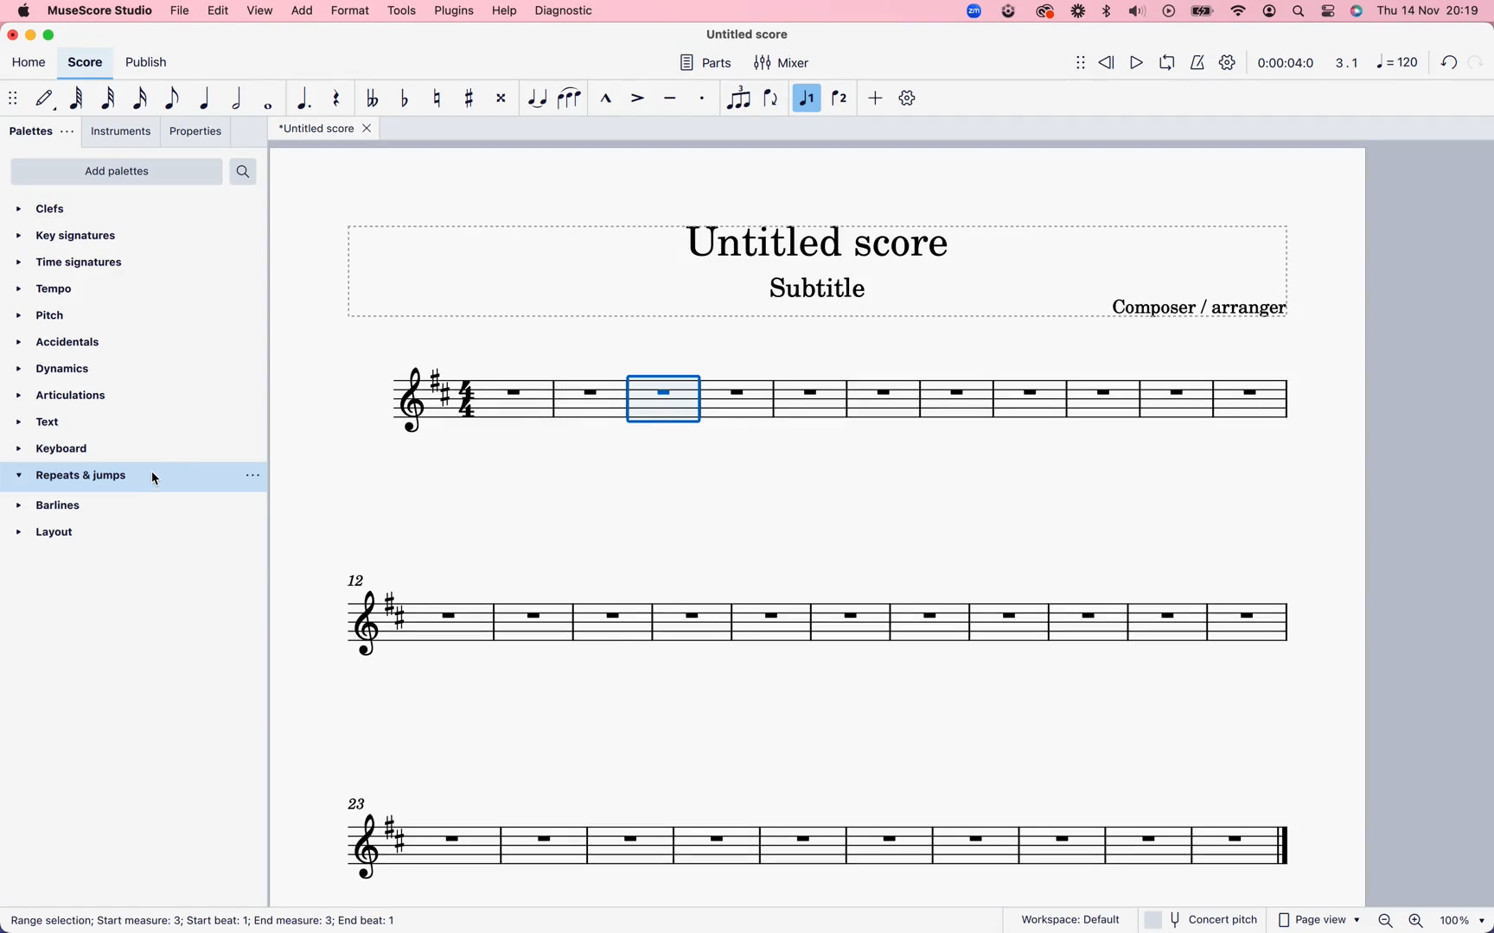 The height and width of the screenshot is (933, 1494). Describe the element at coordinates (64, 211) in the screenshot. I see `clefs` at that location.